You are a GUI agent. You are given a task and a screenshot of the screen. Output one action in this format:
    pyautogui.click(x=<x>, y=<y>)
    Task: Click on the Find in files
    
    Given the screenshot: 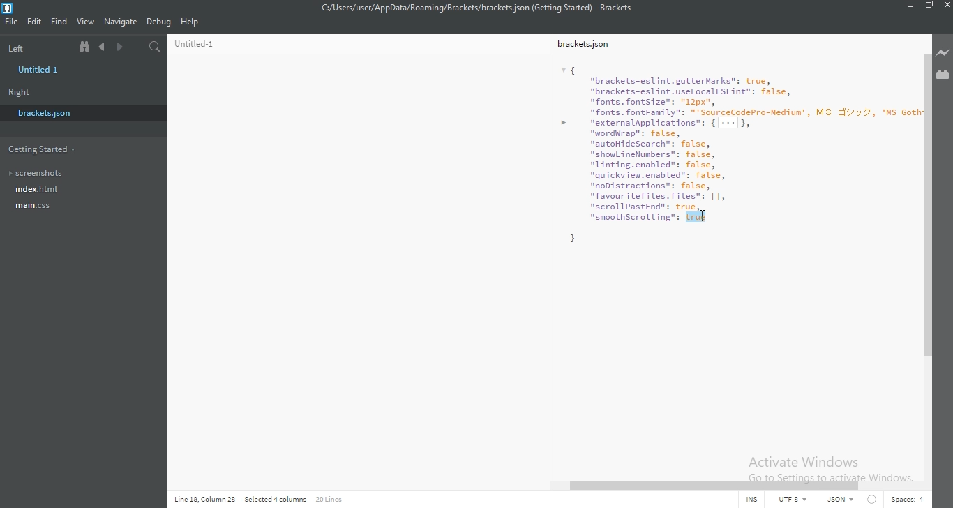 What is the action you would take?
    pyautogui.click(x=156, y=45)
    